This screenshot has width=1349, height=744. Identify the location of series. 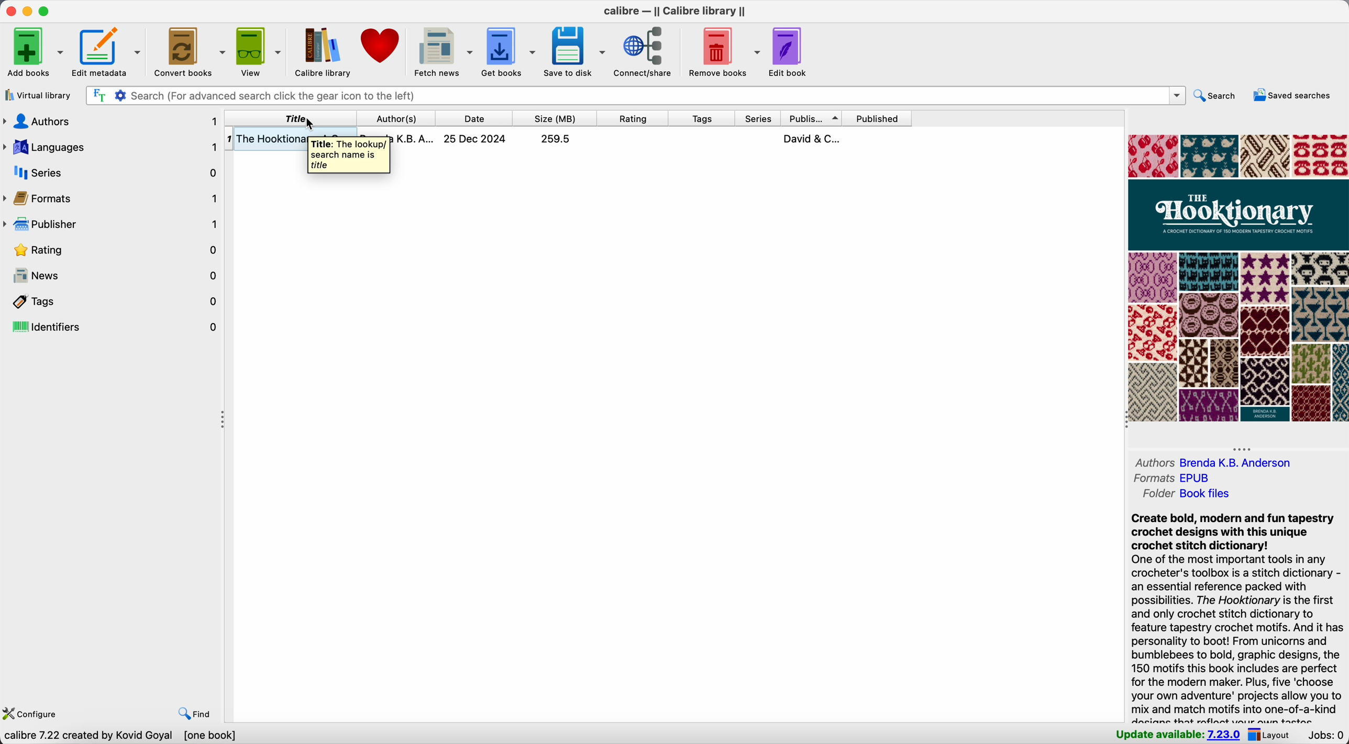
(760, 117).